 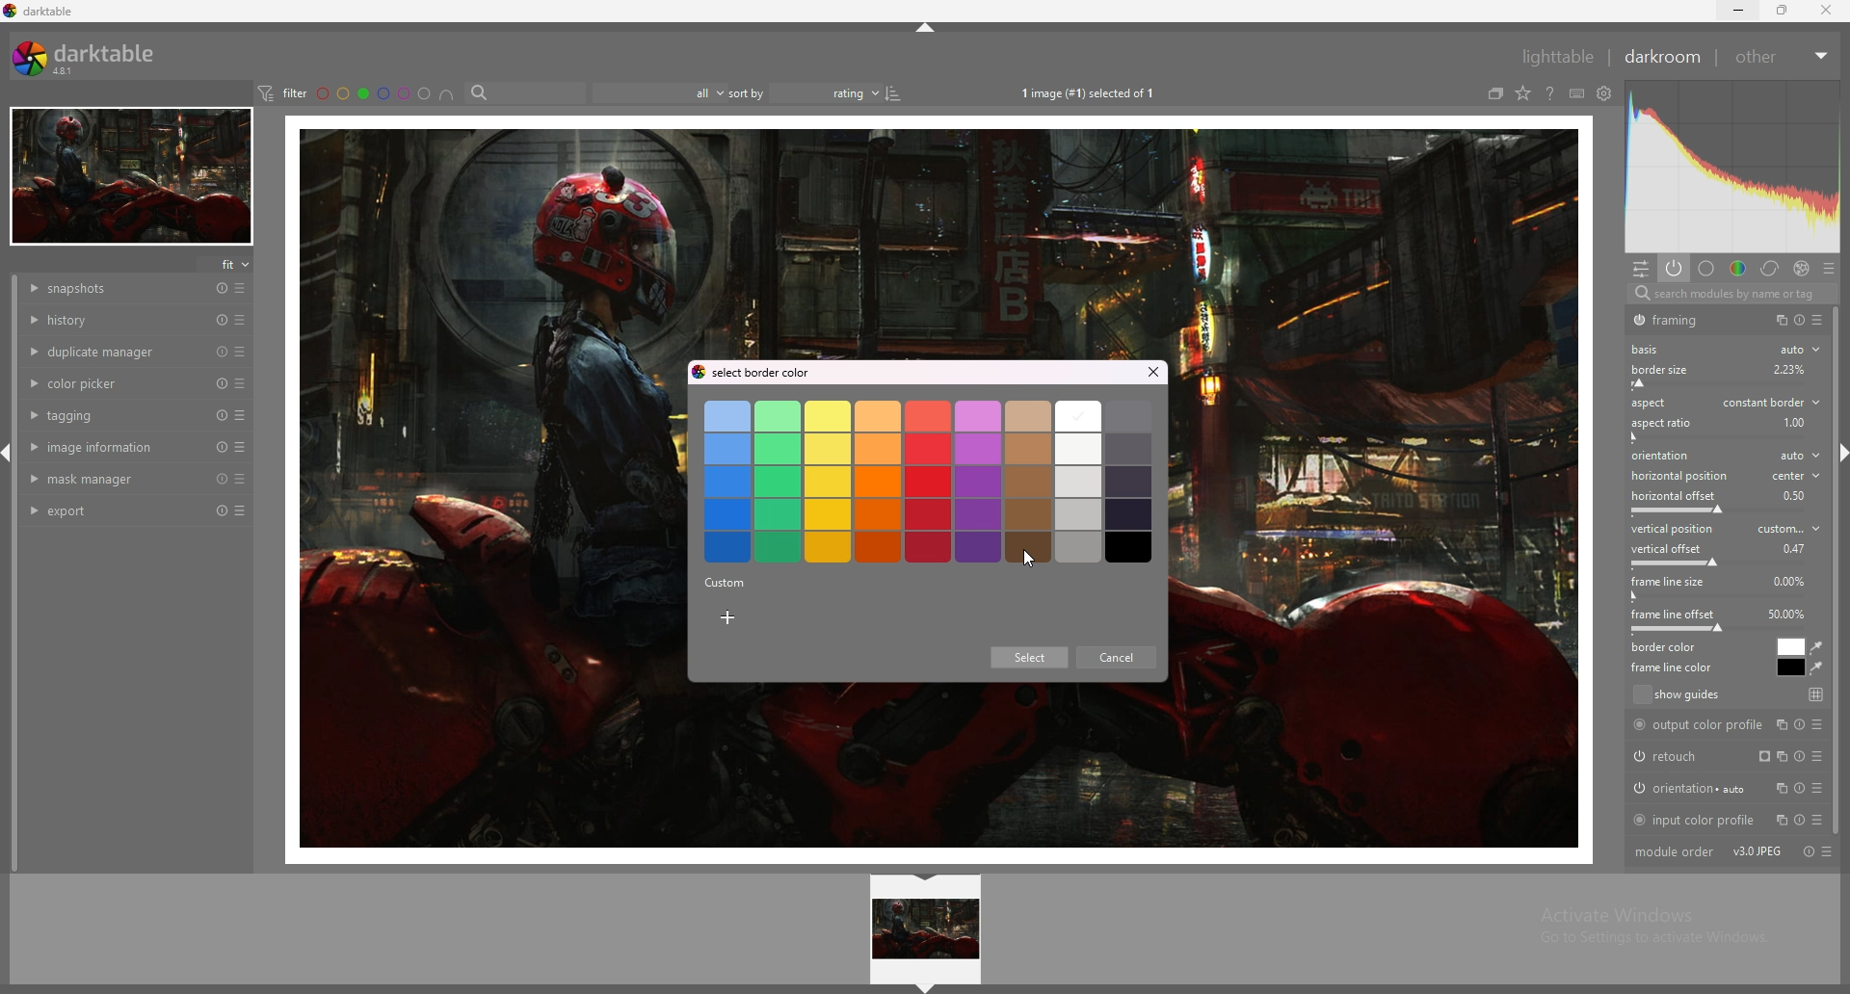 What do you see at coordinates (1817, 668) in the screenshot?
I see `waterdrop` at bounding box center [1817, 668].